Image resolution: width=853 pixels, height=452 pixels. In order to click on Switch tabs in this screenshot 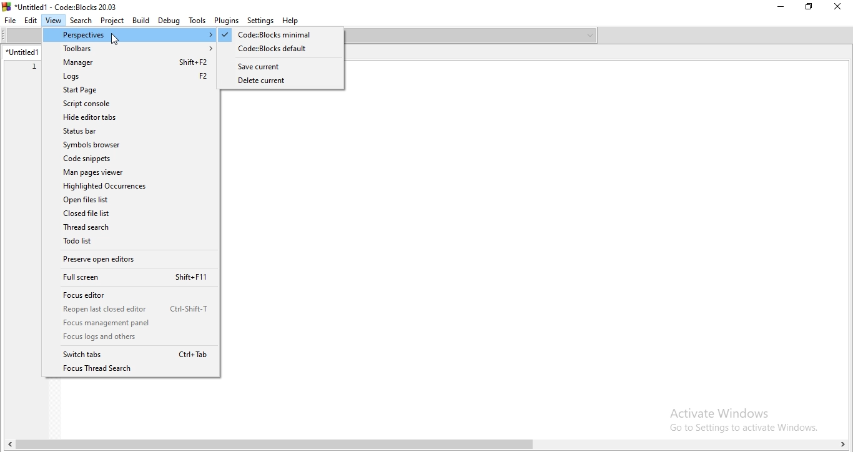, I will do `click(130, 355)`.